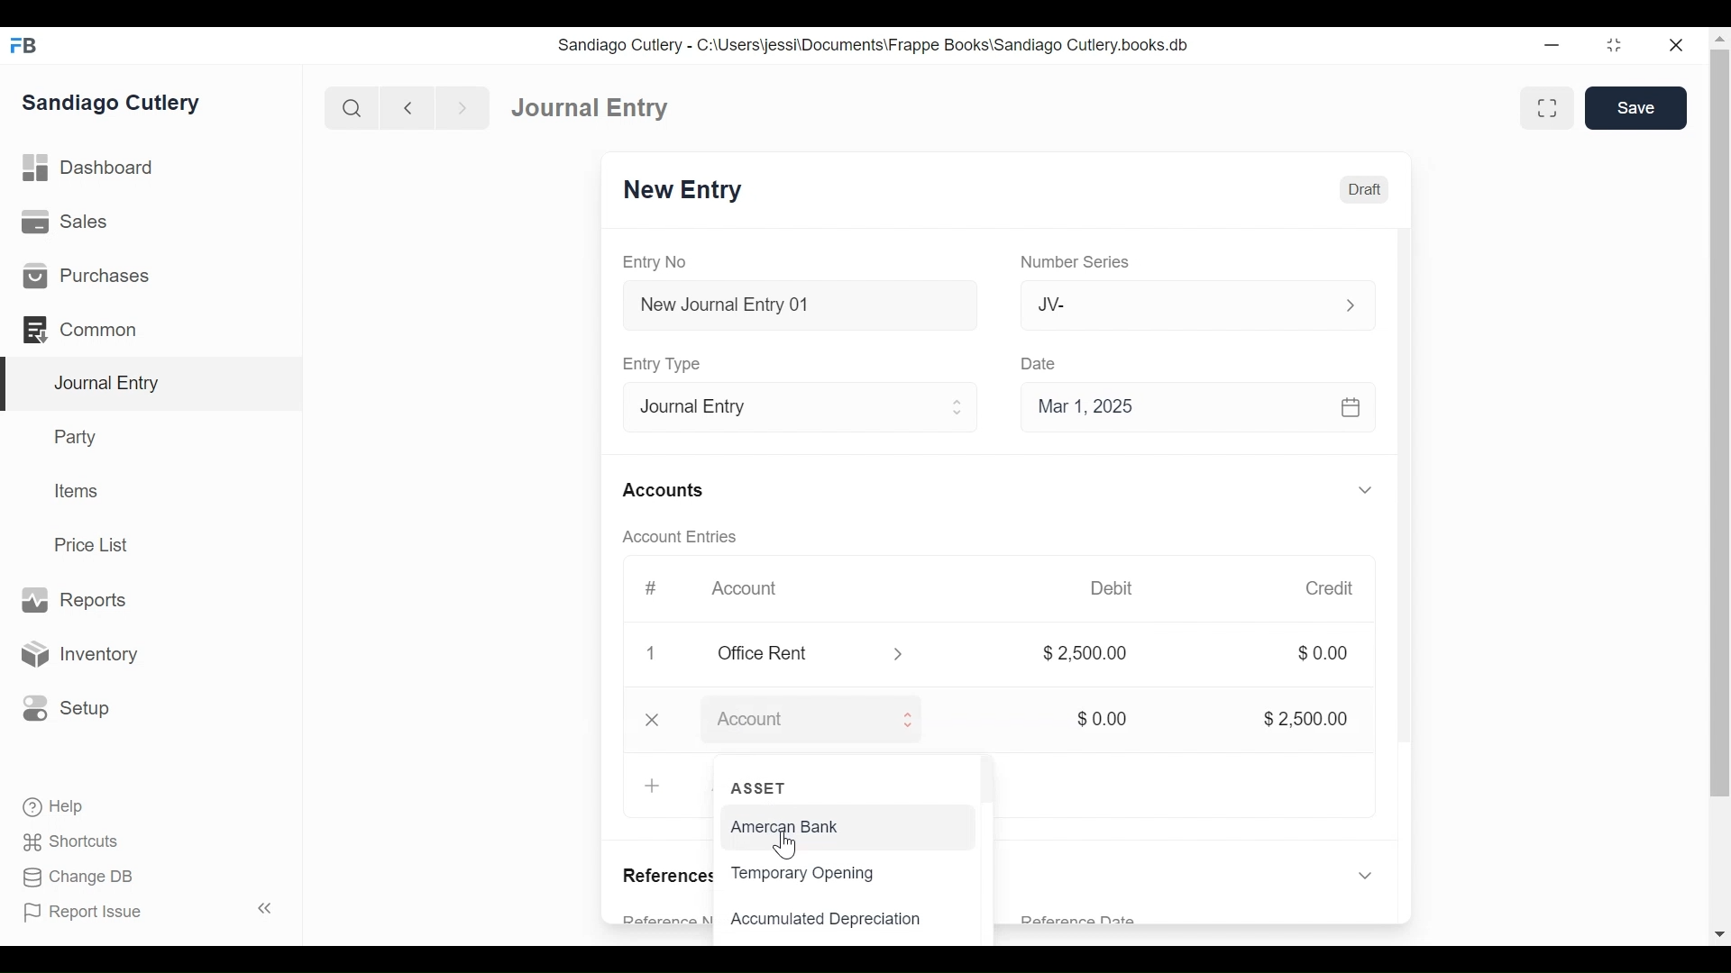 The image size is (1731, 973). What do you see at coordinates (121, 105) in the screenshot?
I see `Sandiago Cutlery` at bounding box center [121, 105].